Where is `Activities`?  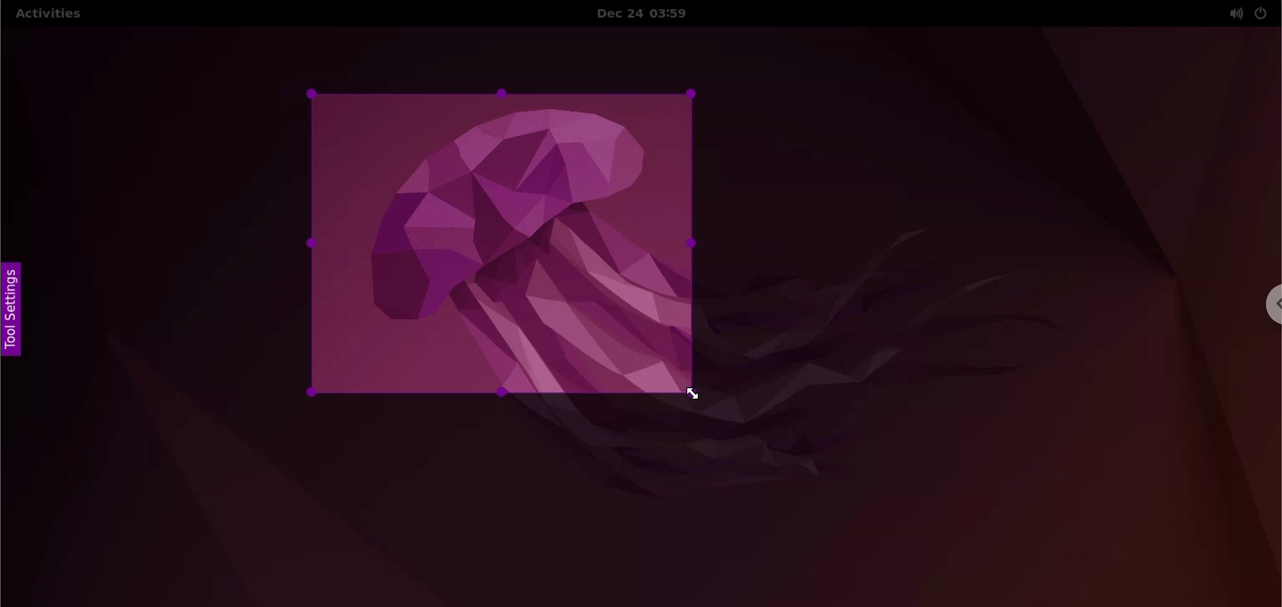
Activities is located at coordinates (47, 14).